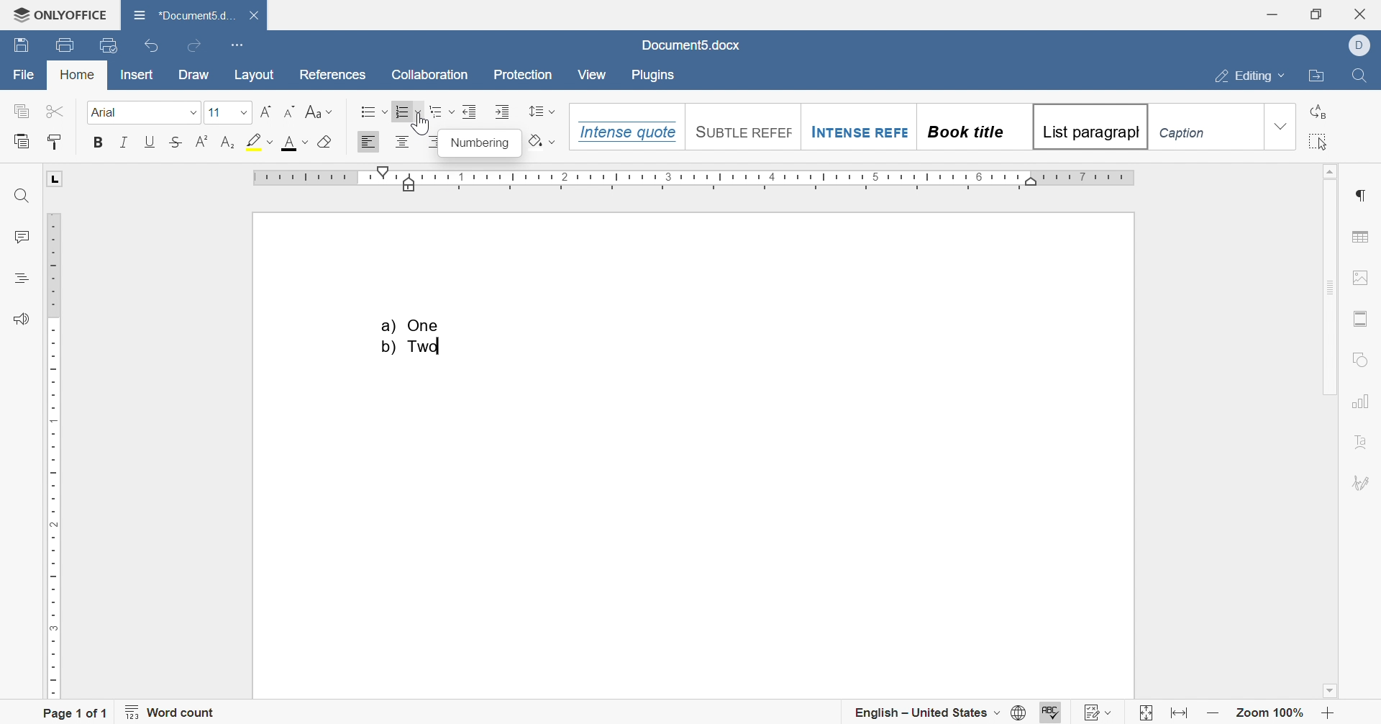  Describe the element at coordinates (652, 76) in the screenshot. I see `plugins` at that location.